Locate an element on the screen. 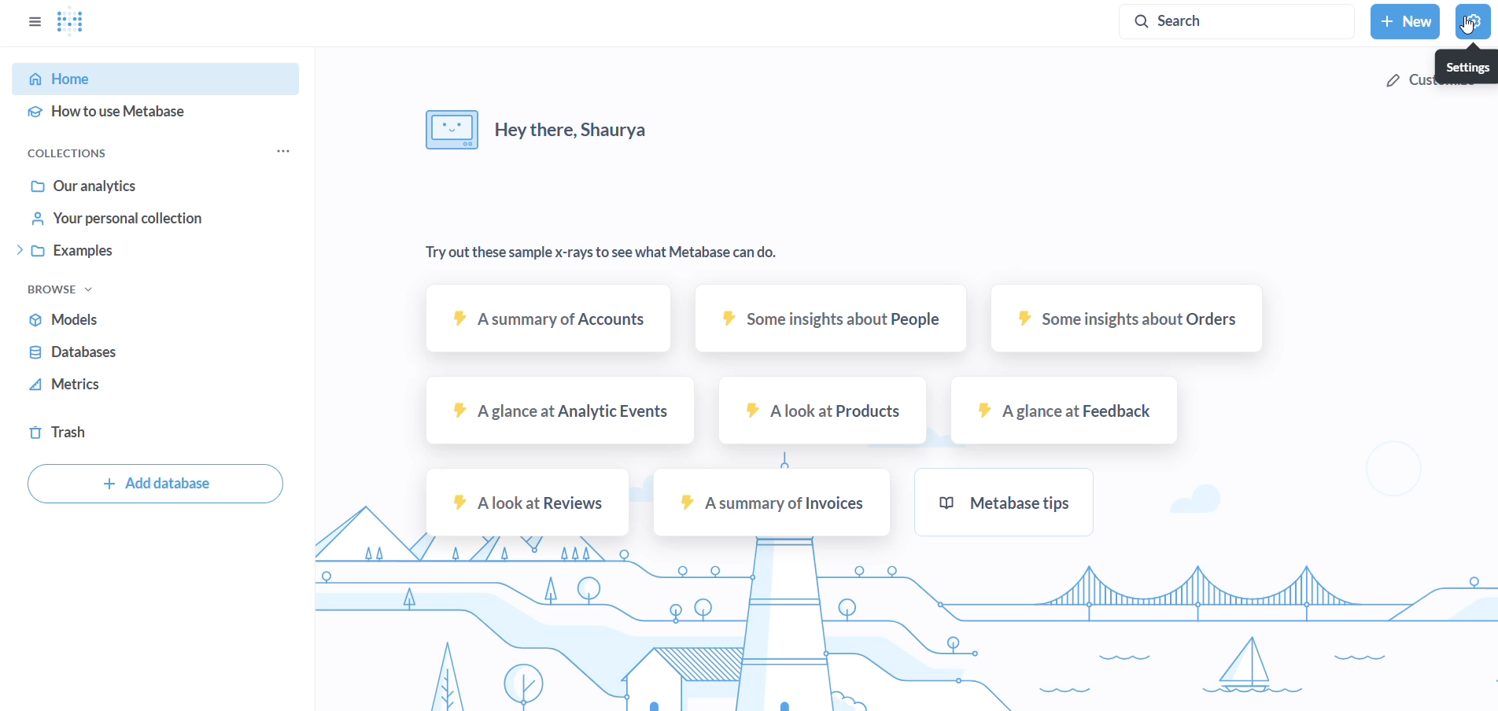 The height and width of the screenshot is (711, 1498). cursor is located at coordinates (1469, 27).